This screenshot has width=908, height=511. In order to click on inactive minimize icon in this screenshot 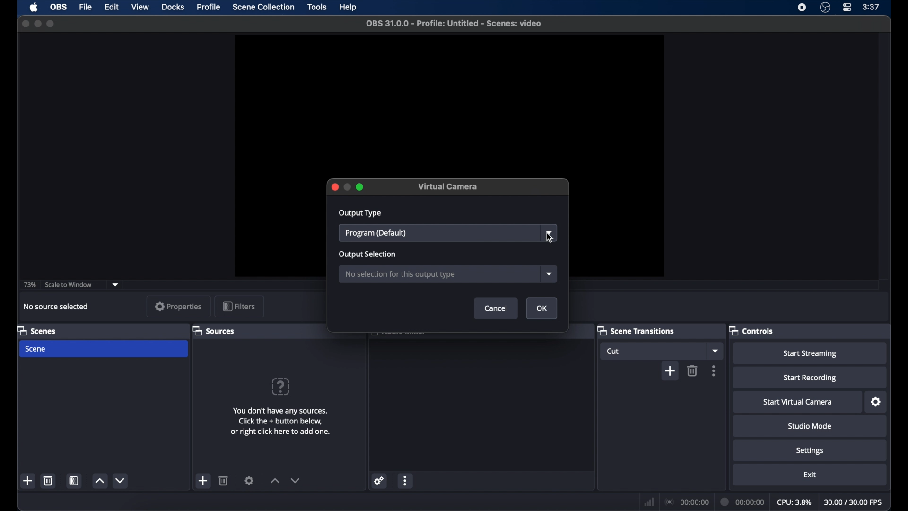, I will do `click(347, 187)`.